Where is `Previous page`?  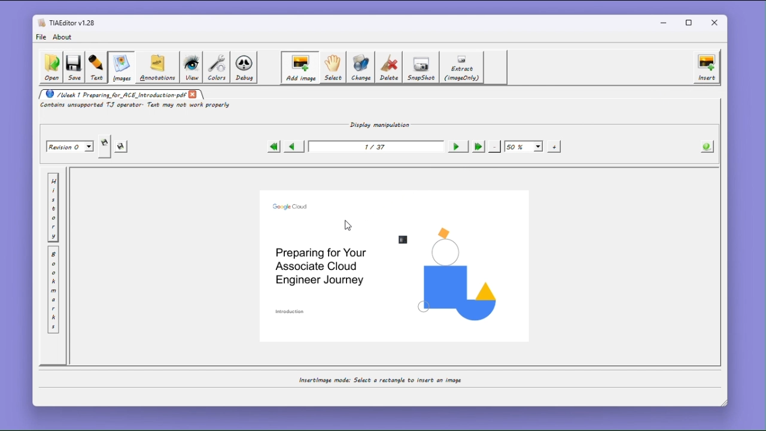
Previous page is located at coordinates (293, 146).